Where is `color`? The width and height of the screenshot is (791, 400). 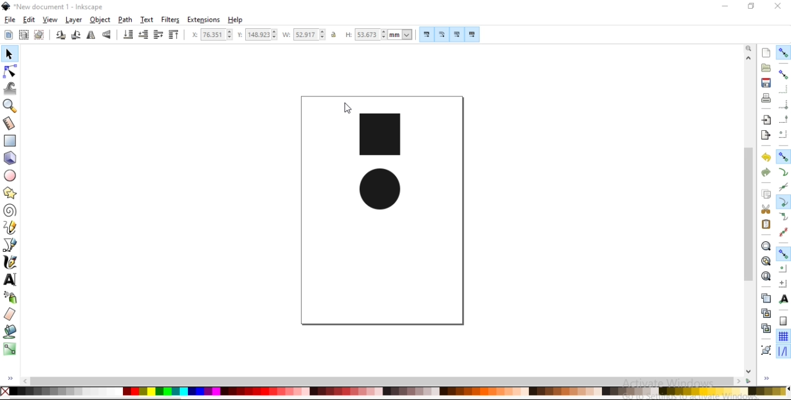
color is located at coordinates (395, 391).